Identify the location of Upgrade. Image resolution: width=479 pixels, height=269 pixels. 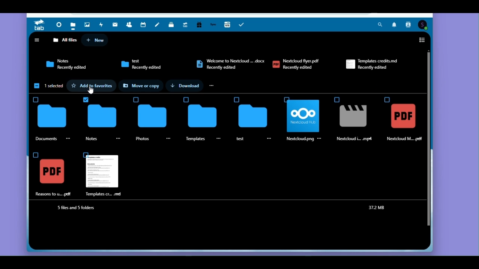
(186, 24).